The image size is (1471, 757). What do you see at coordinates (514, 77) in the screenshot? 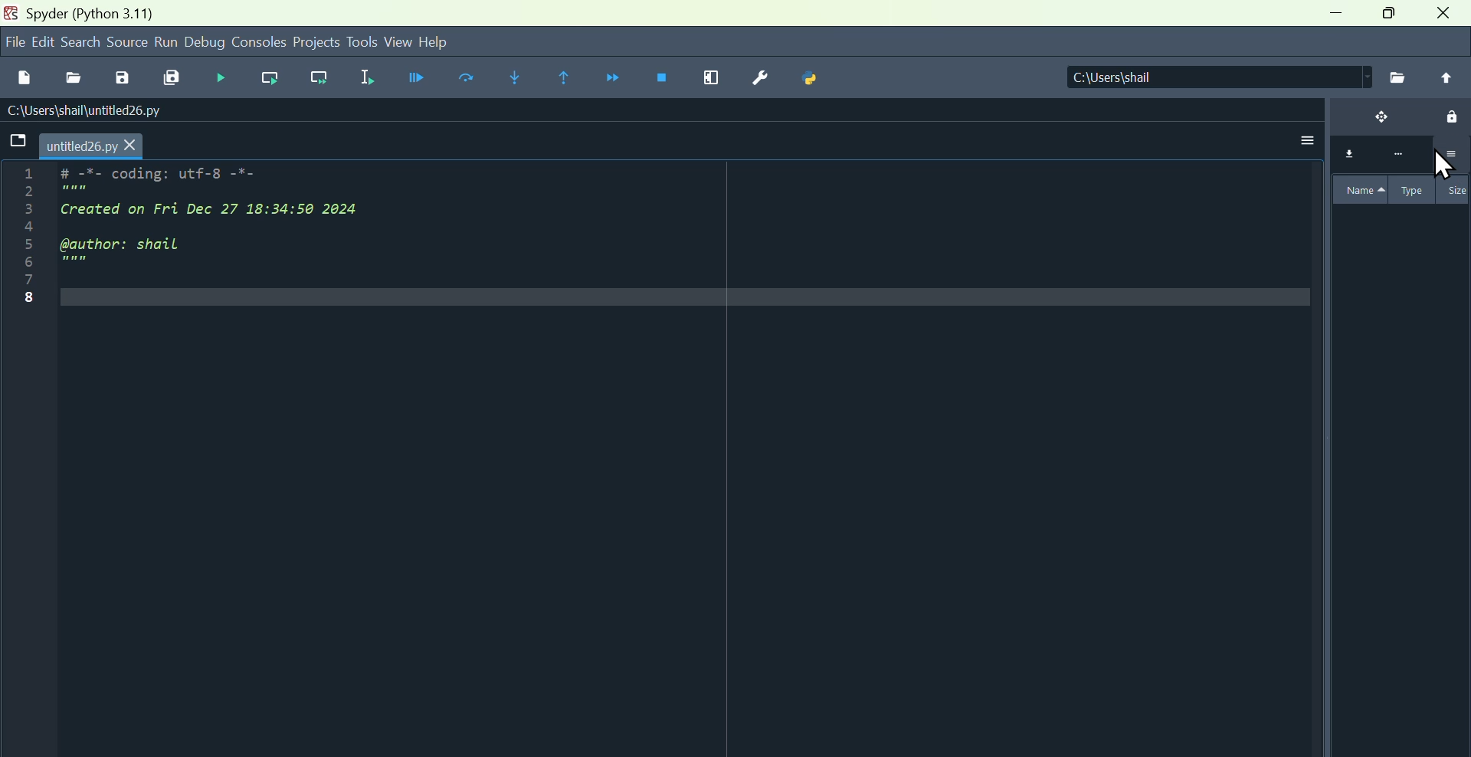
I see `Step into function` at bounding box center [514, 77].